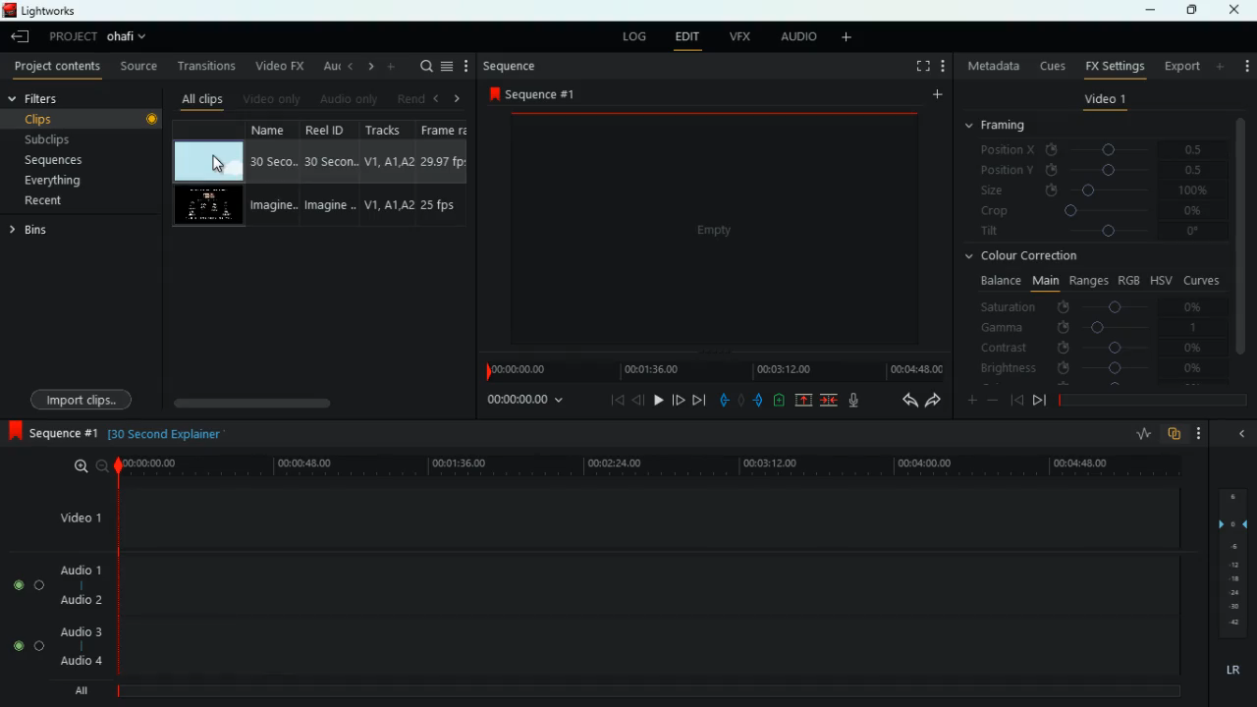 This screenshot has height=707, width=1257. Describe the element at coordinates (21, 36) in the screenshot. I see `leave` at that location.